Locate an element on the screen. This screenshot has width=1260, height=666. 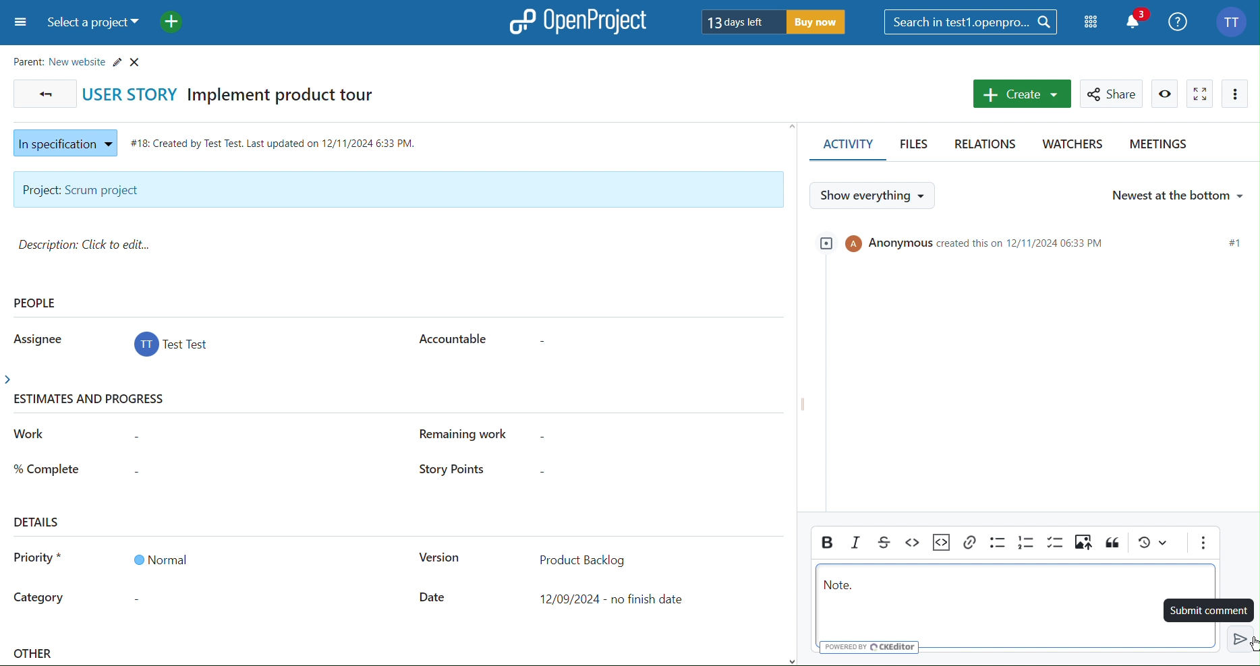
Activity is located at coordinates (845, 147).